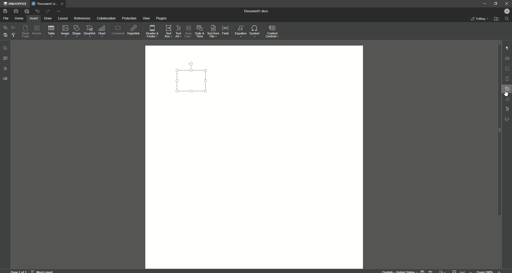 This screenshot has width=512, height=273. Describe the element at coordinates (431, 271) in the screenshot. I see `spell checking` at that location.